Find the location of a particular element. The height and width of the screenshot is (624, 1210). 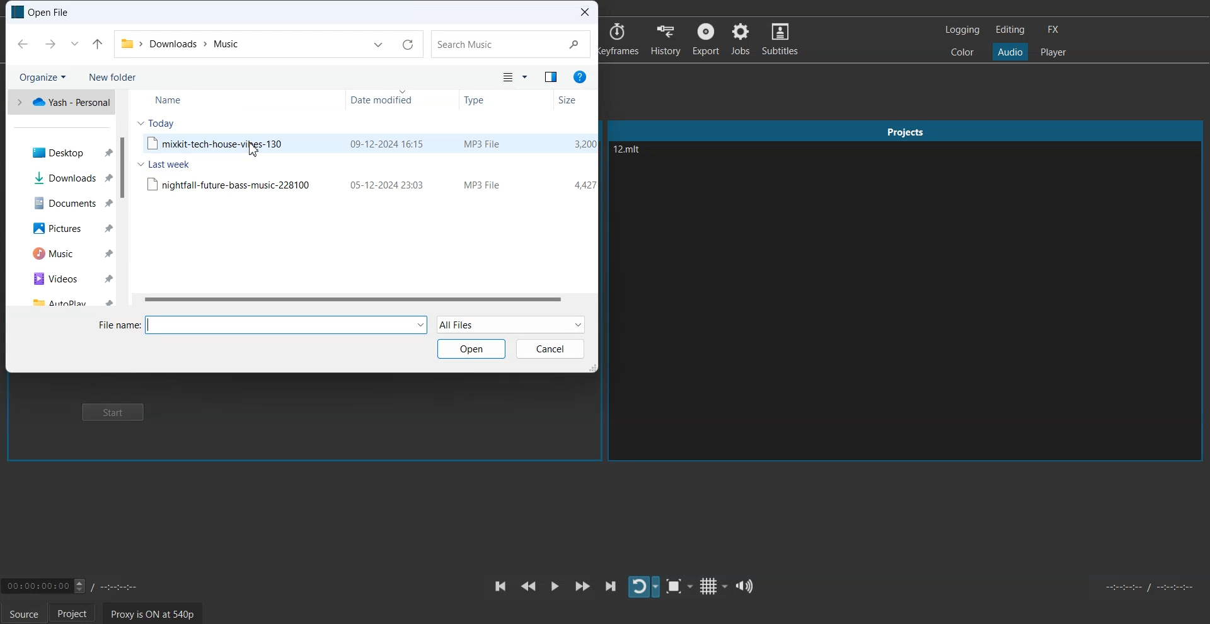

Up to last file is located at coordinates (98, 44).